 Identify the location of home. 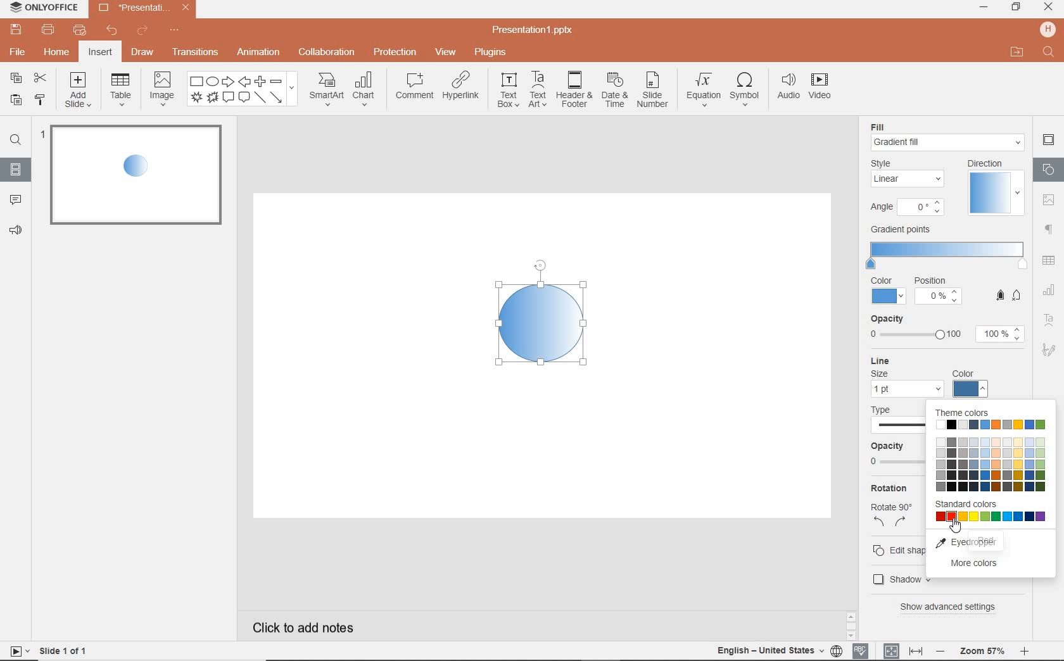
(58, 53).